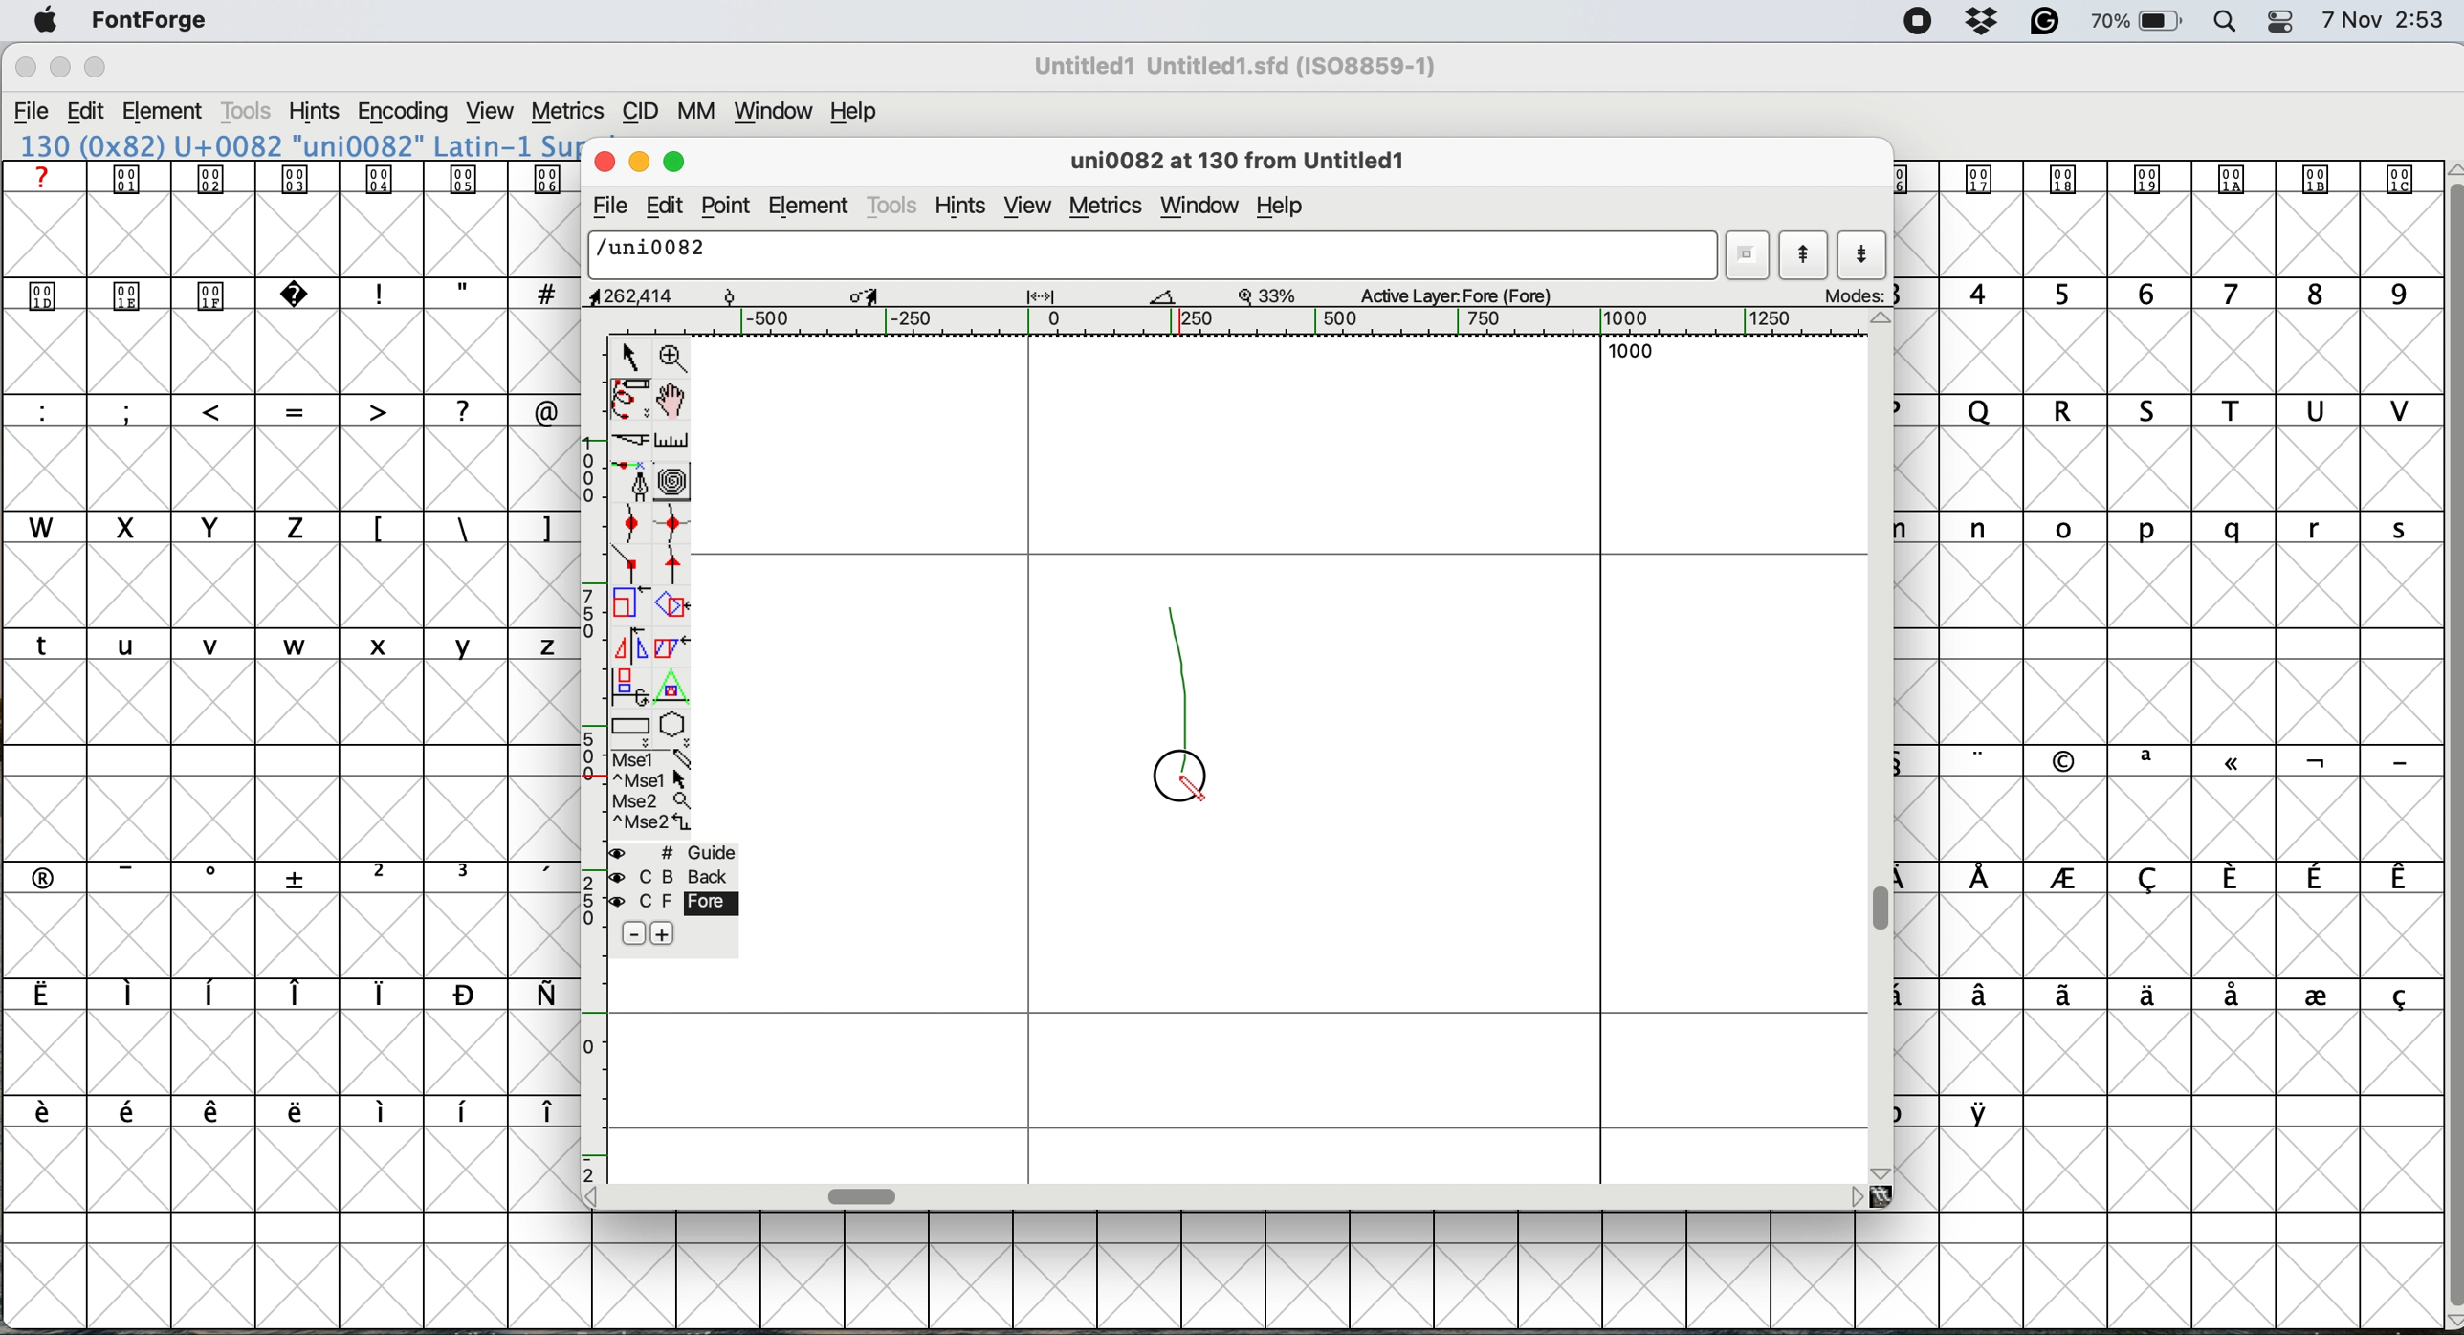 Image resolution: width=2464 pixels, height=1335 pixels. Describe the element at coordinates (281, 646) in the screenshot. I see `lowercase letters` at that location.